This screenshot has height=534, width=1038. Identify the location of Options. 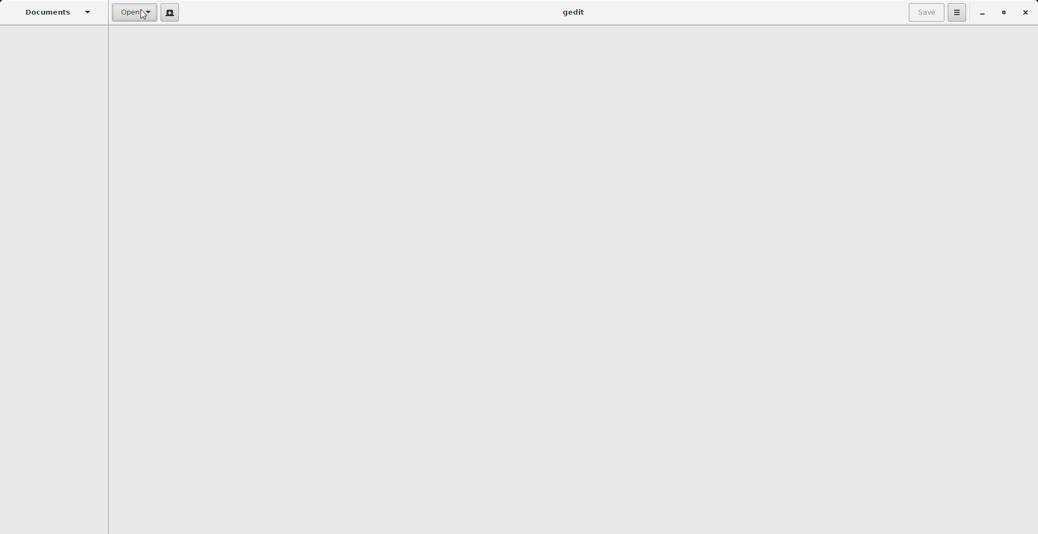
(960, 12).